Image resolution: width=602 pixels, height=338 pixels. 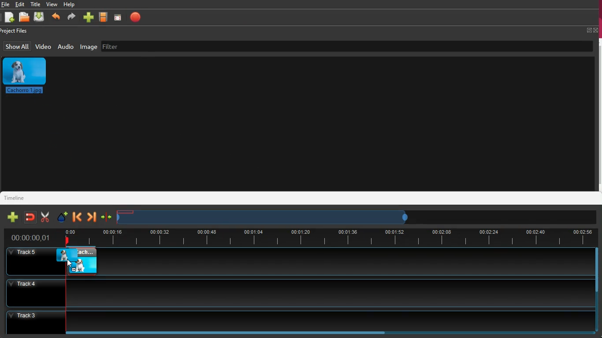 What do you see at coordinates (115, 46) in the screenshot?
I see `filter` at bounding box center [115, 46].